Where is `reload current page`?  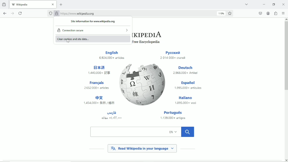 reload current page is located at coordinates (21, 13).